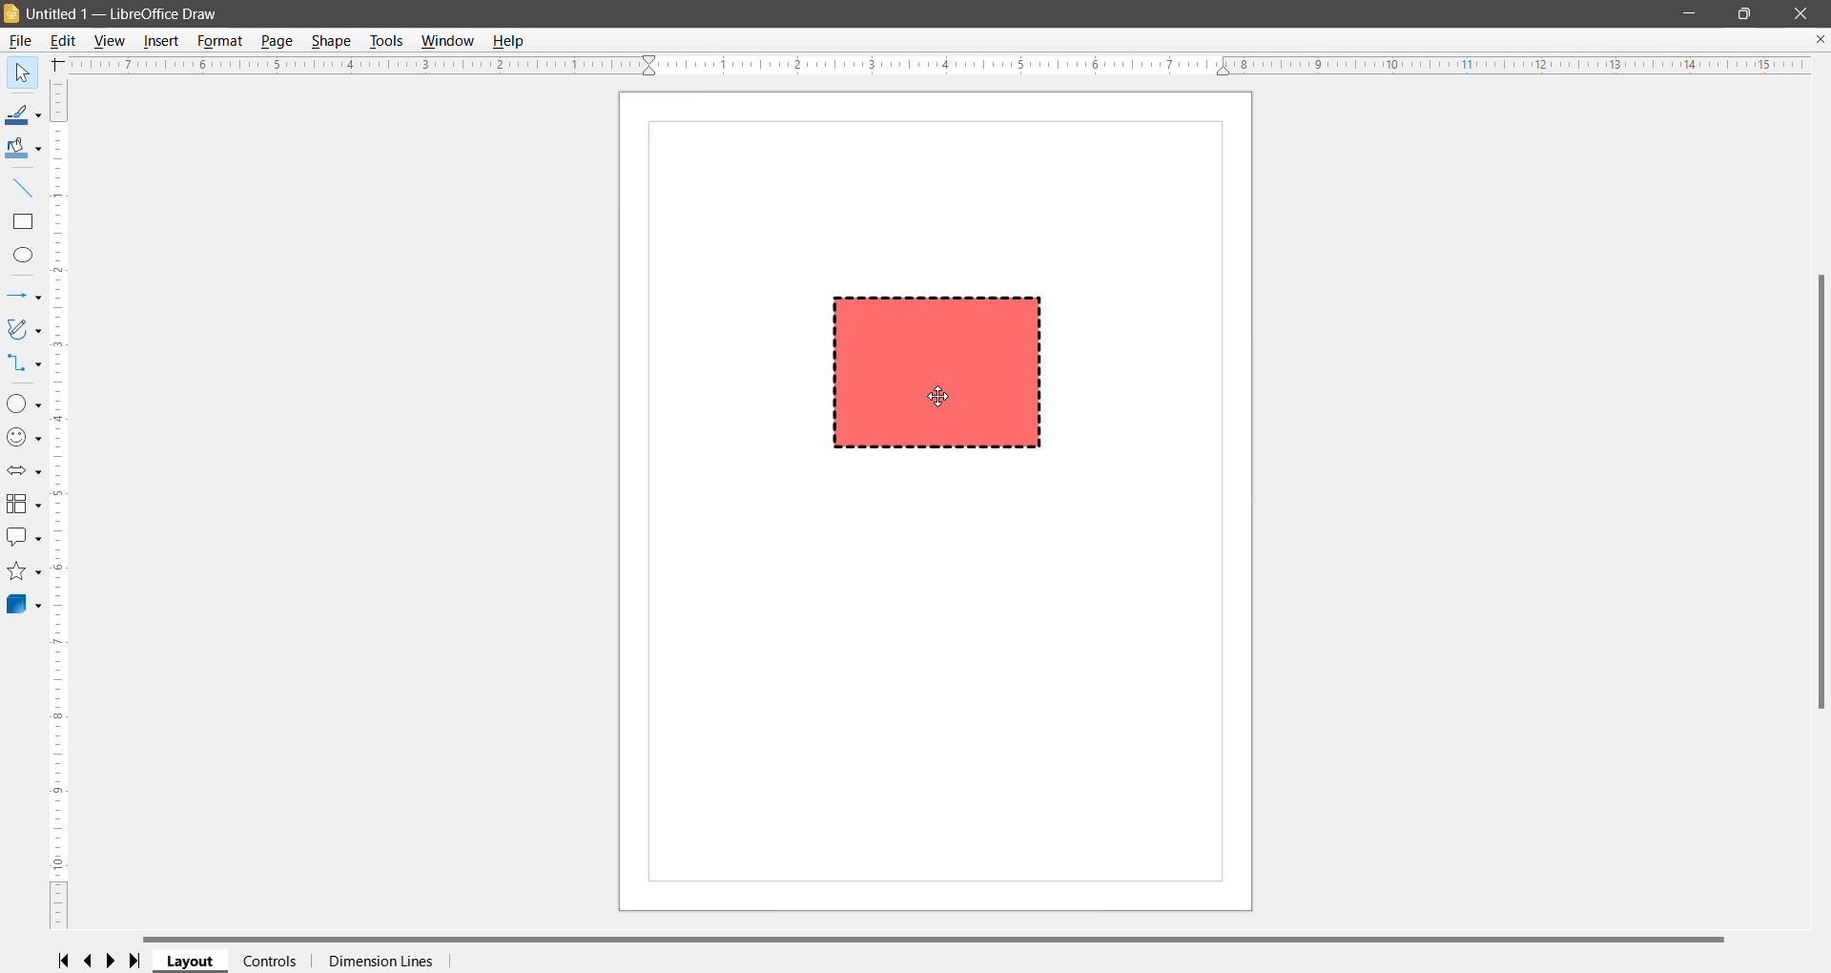 The width and height of the screenshot is (1831, 973). Describe the element at coordinates (23, 255) in the screenshot. I see `Ellipse` at that location.